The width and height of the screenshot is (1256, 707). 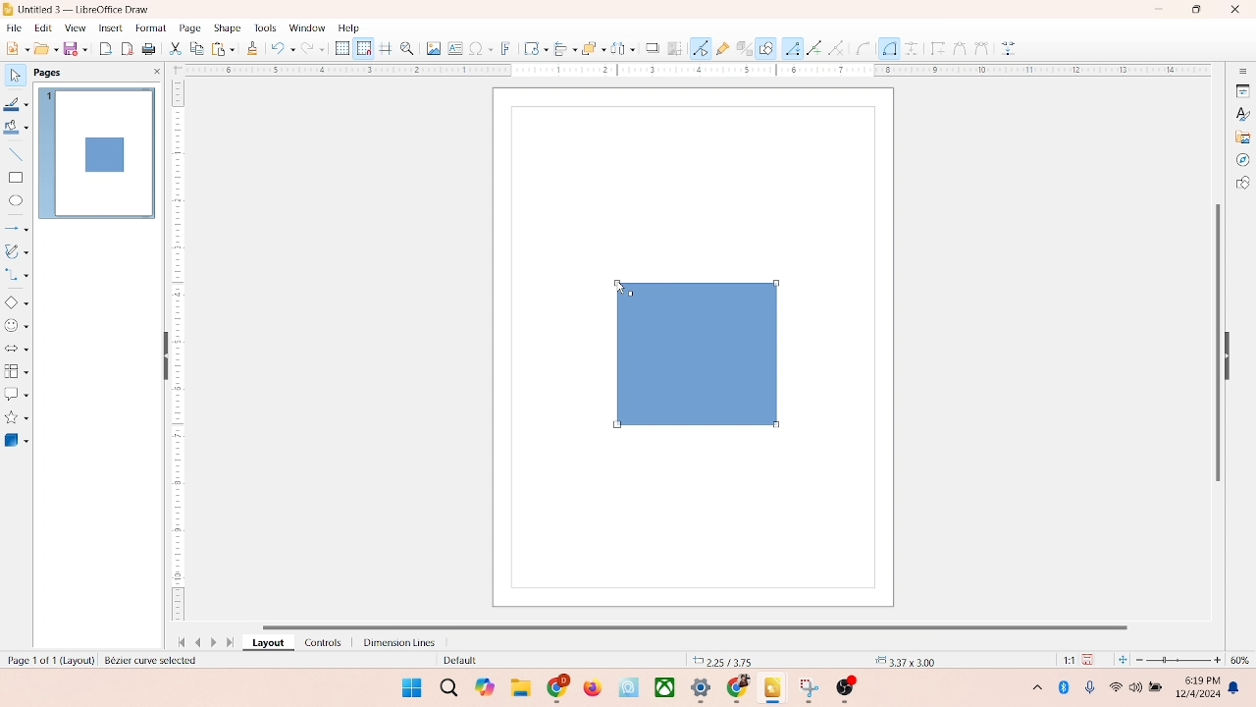 What do you see at coordinates (17, 228) in the screenshot?
I see `lines and arrows` at bounding box center [17, 228].